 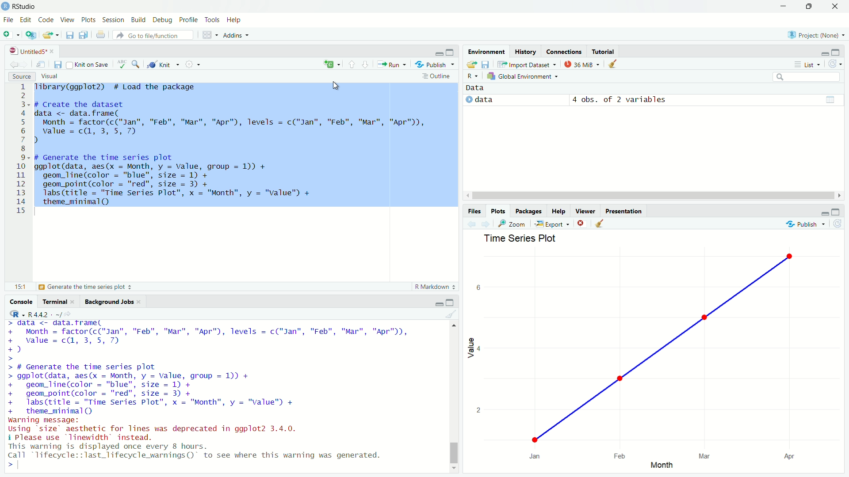 I want to click on empty plot area, so click(x=657, y=354).